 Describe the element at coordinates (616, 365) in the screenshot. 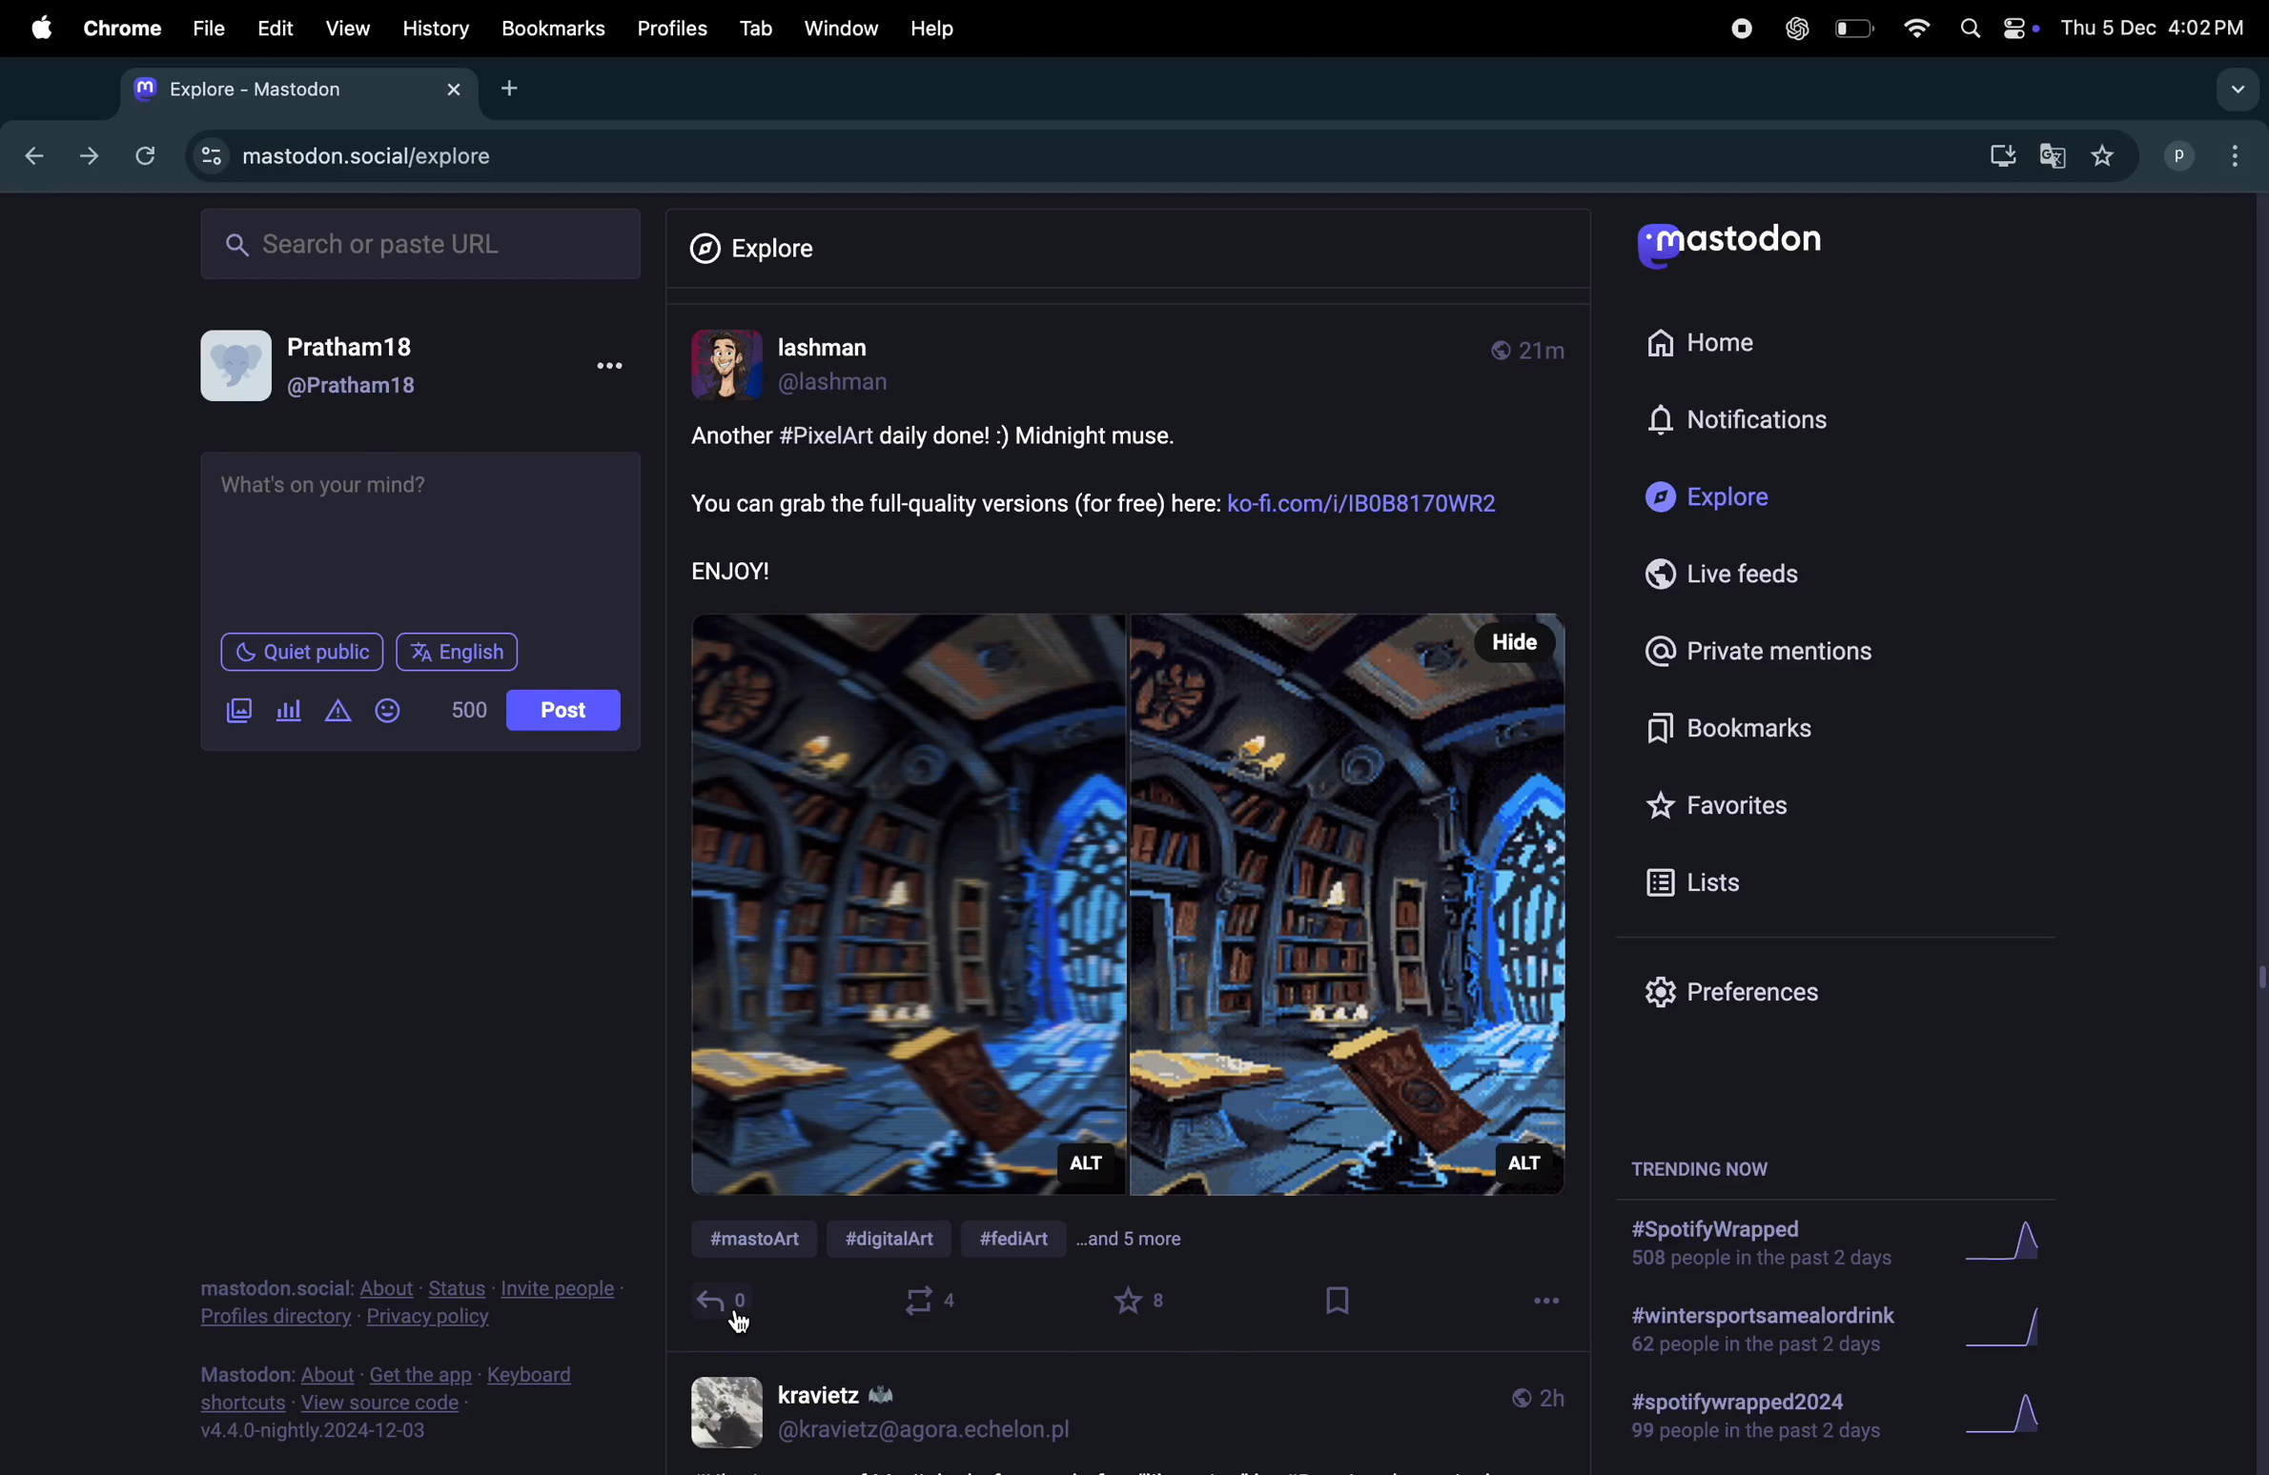

I see `options` at that location.